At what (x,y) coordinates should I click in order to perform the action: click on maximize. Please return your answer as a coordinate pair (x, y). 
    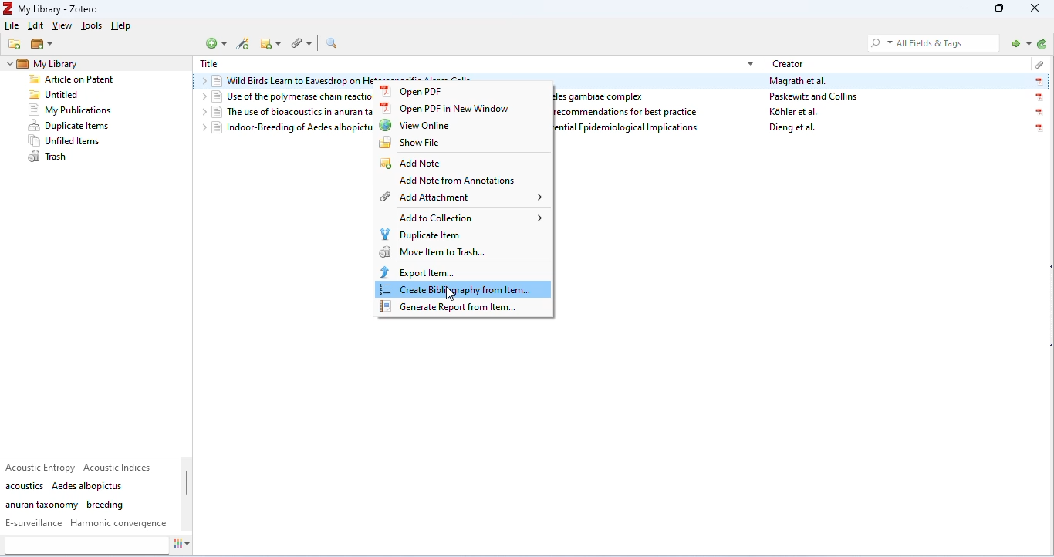
    Looking at the image, I should click on (1000, 9).